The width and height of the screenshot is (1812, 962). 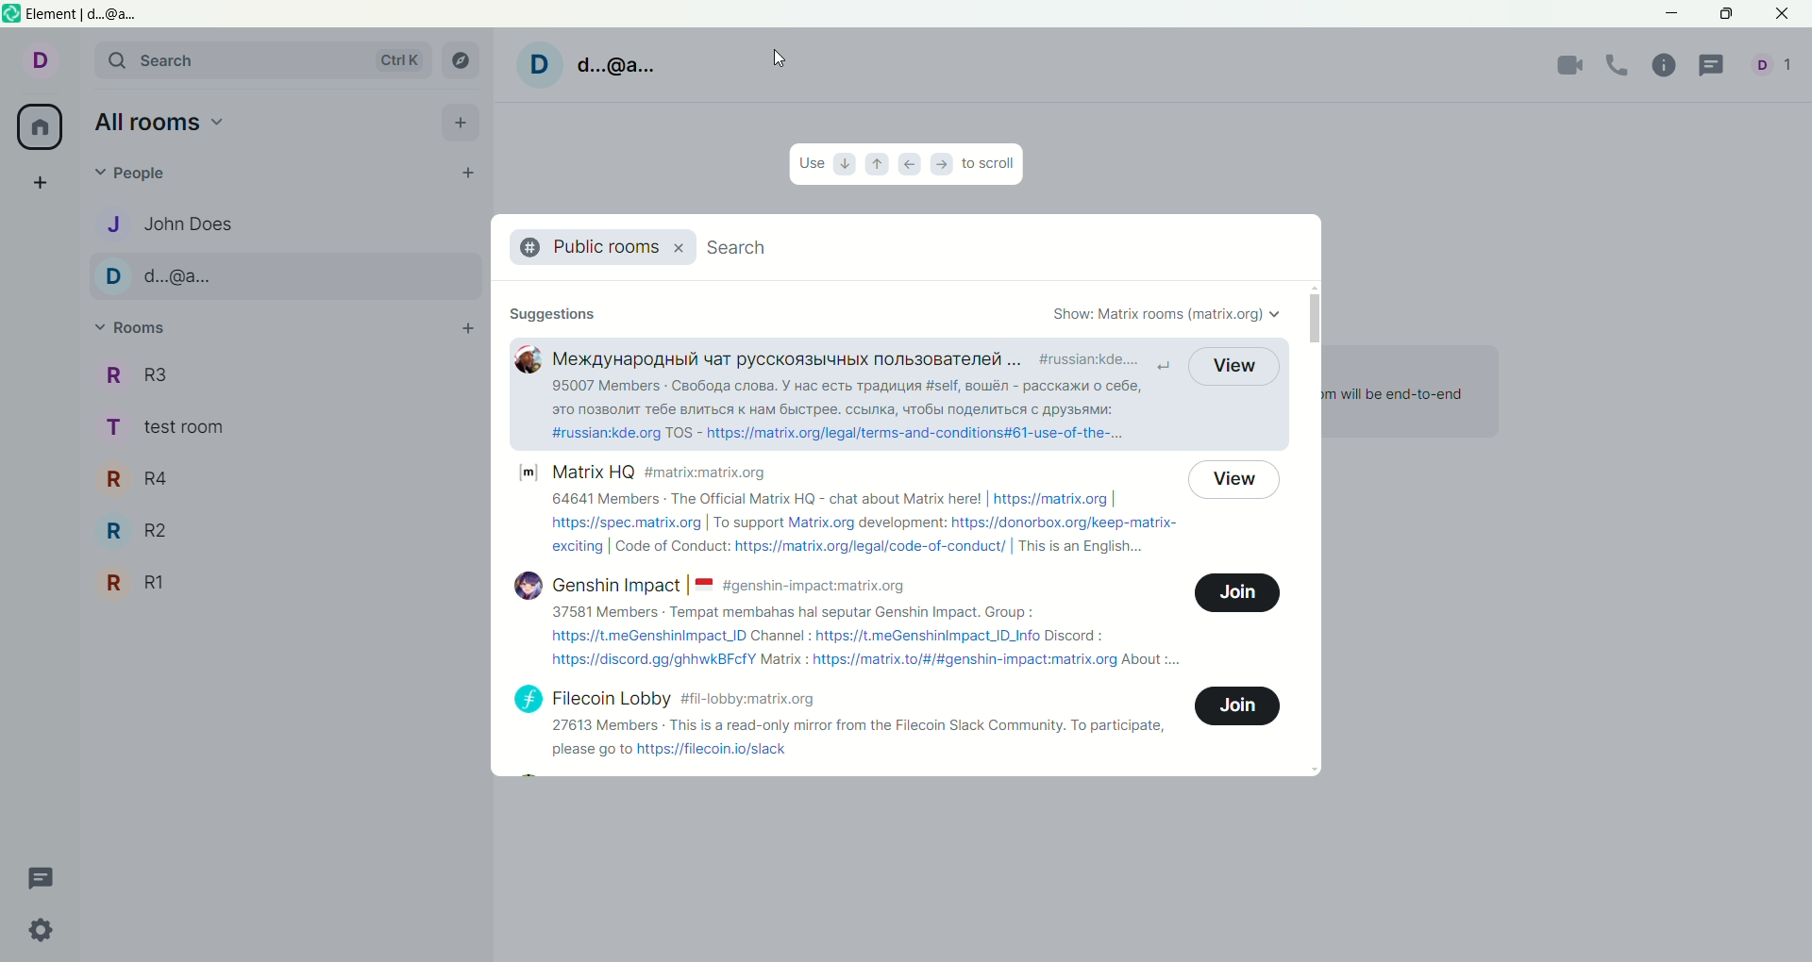 What do you see at coordinates (1719, 64) in the screenshot?
I see `thread` at bounding box center [1719, 64].